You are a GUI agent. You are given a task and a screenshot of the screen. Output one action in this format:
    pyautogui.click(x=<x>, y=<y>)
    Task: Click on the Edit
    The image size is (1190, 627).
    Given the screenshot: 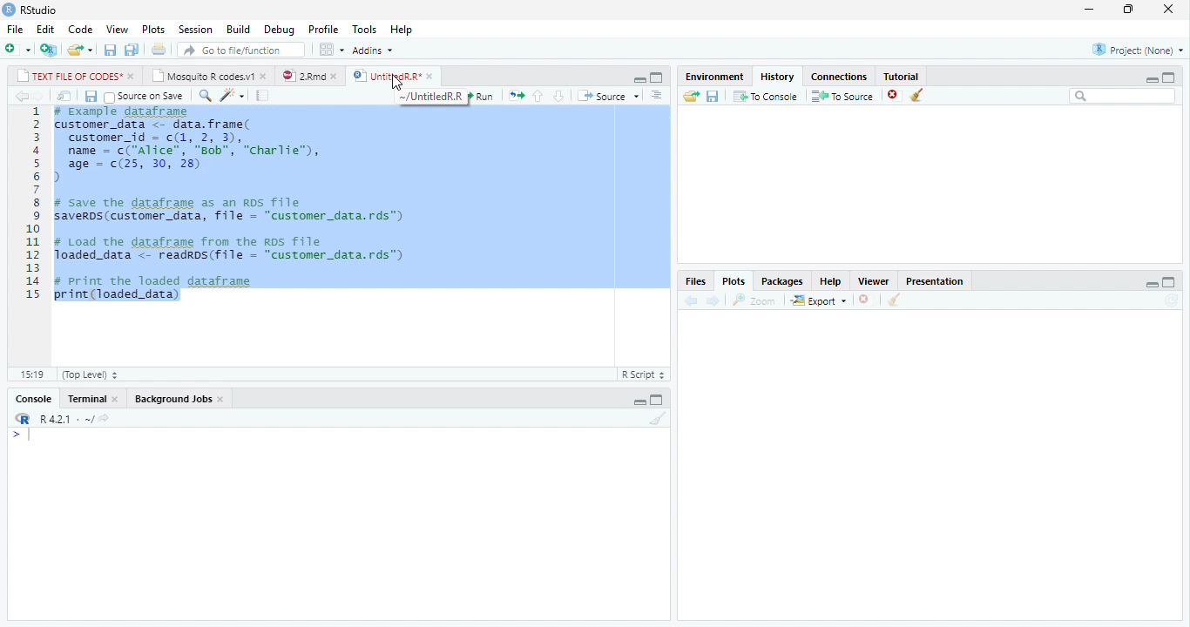 What is the action you would take?
    pyautogui.click(x=45, y=30)
    